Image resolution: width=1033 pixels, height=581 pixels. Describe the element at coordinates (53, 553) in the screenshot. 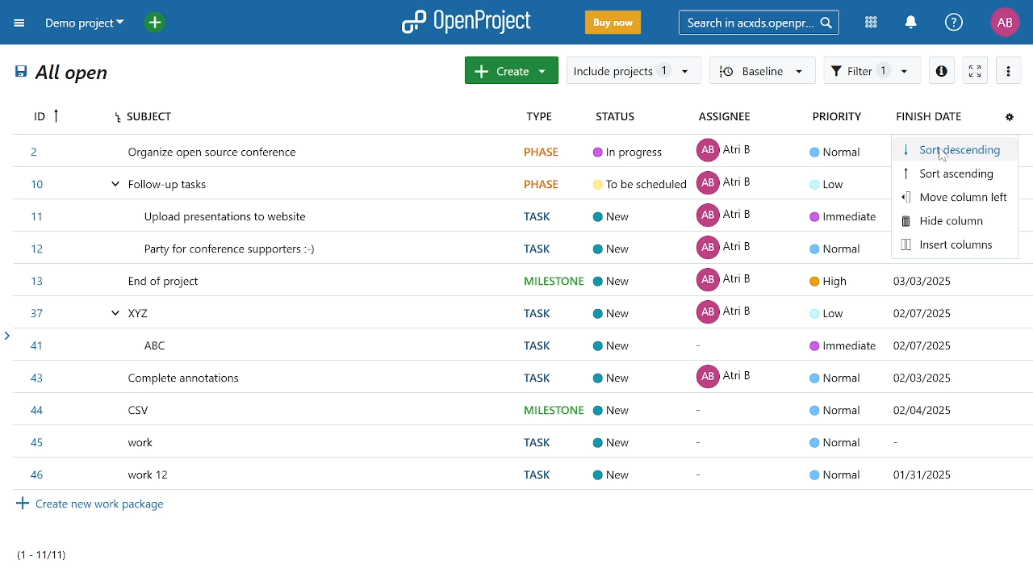

I see `task count` at that location.